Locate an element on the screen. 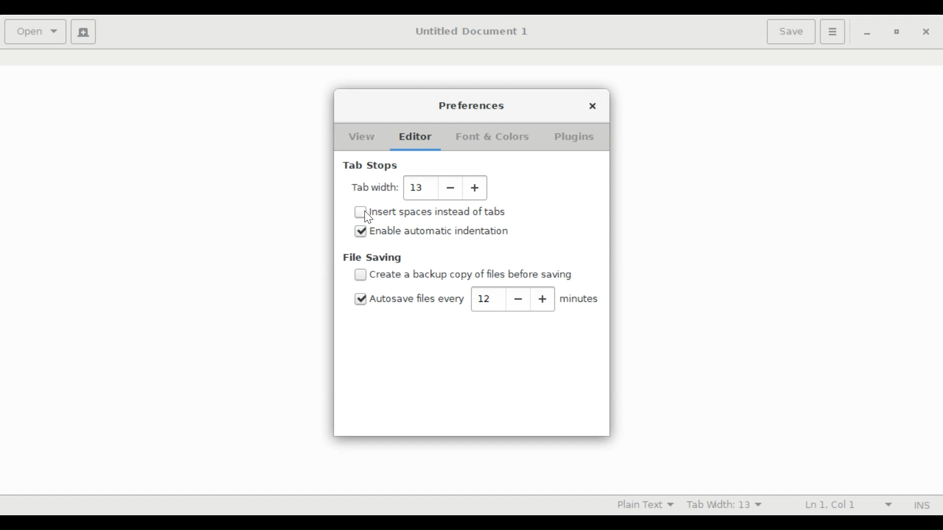  minimize is located at coordinates (867, 32).